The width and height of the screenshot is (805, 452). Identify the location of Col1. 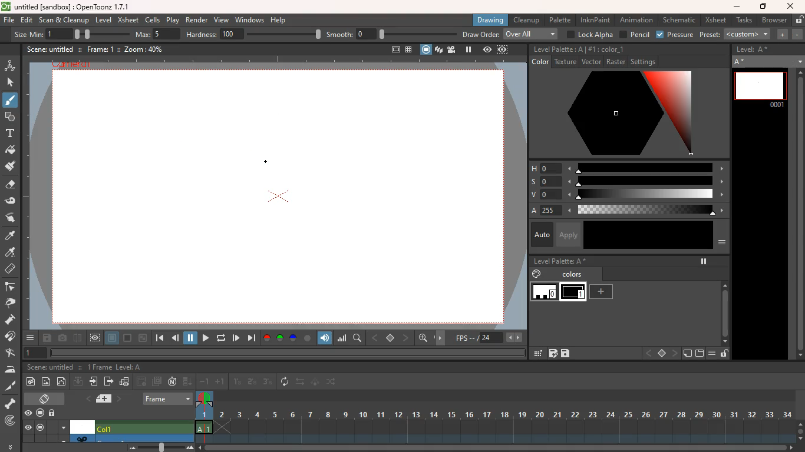
(144, 427).